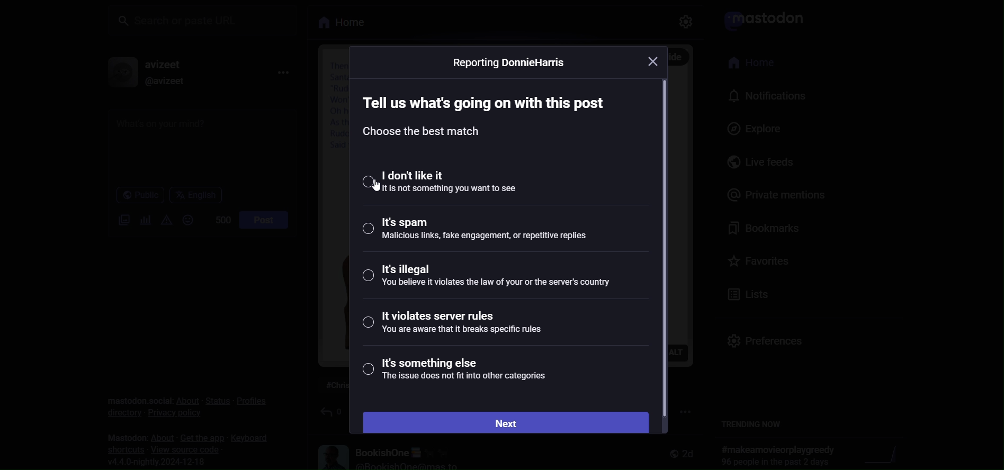 This screenshot has width=1004, height=470. What do you see at coordinates (760, 228) in the screenshot?
I see `bookmark` at bounding box center [760, 228].